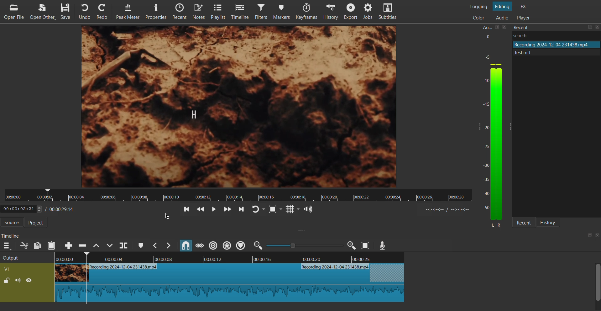 The width and height of the screenshot is (601, 311). What do you see at coordinates (478, 6) in the screenshot?
I see `Logging` at bounding box center [478, 6].